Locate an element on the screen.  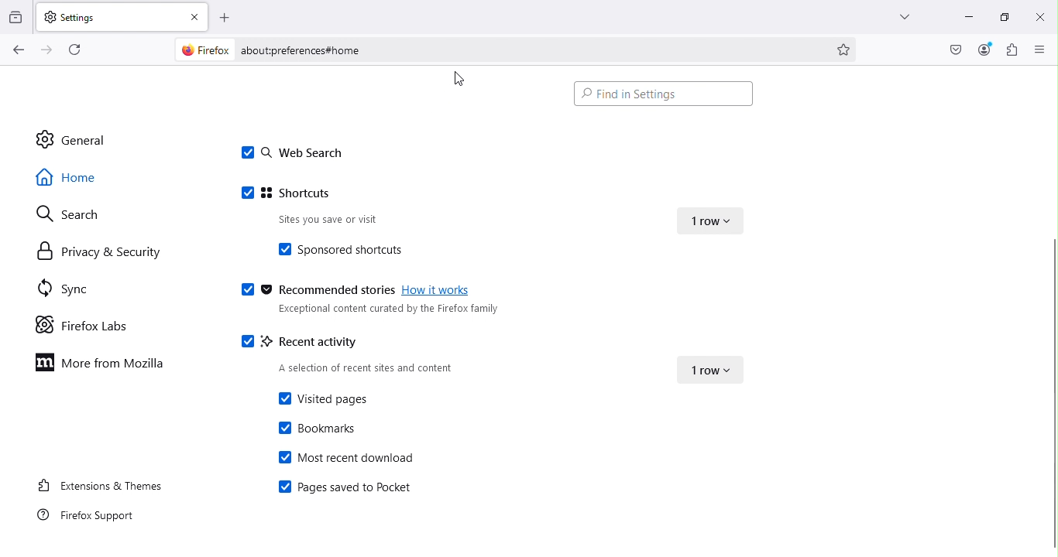
Minimize is located at coordinates (961, 15).